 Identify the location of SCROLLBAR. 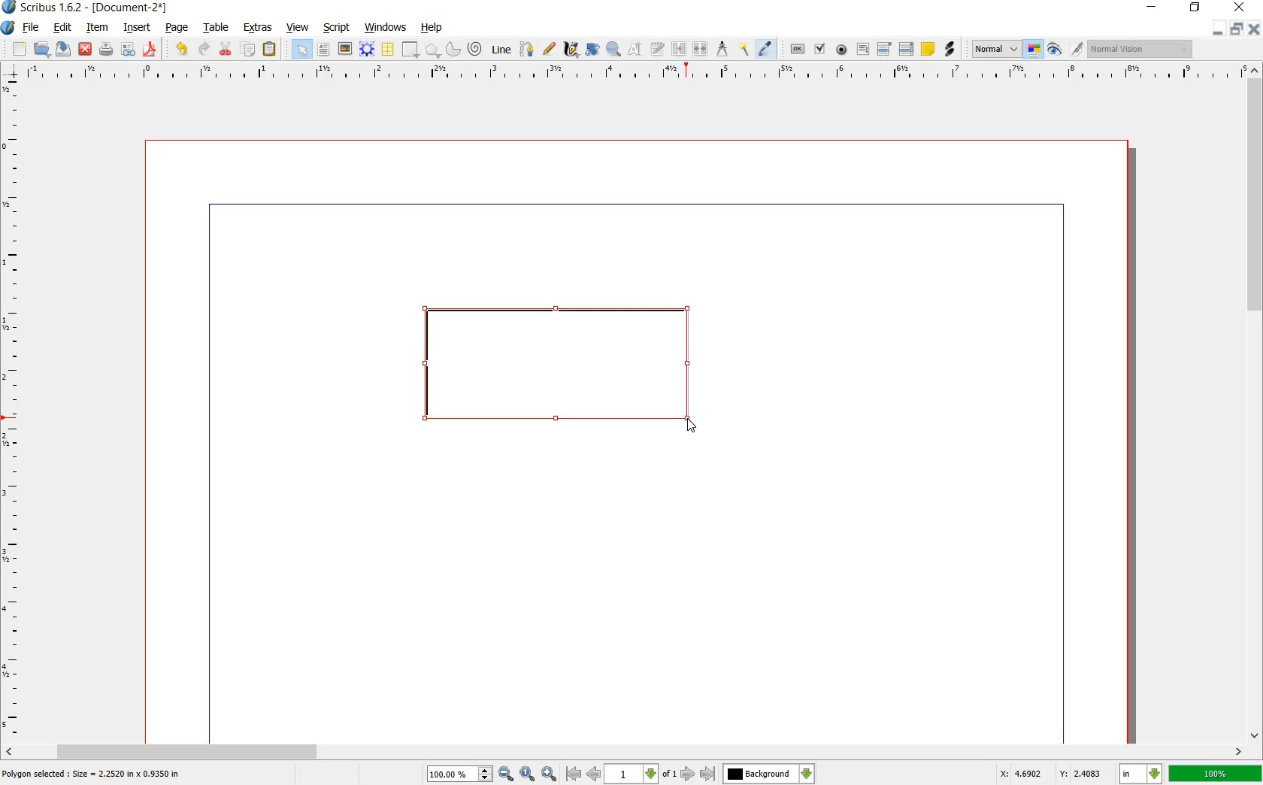
(624, 752).